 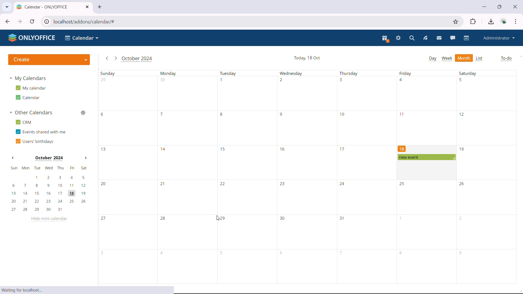 I want to click on new tab, so click(x=99, y=7).